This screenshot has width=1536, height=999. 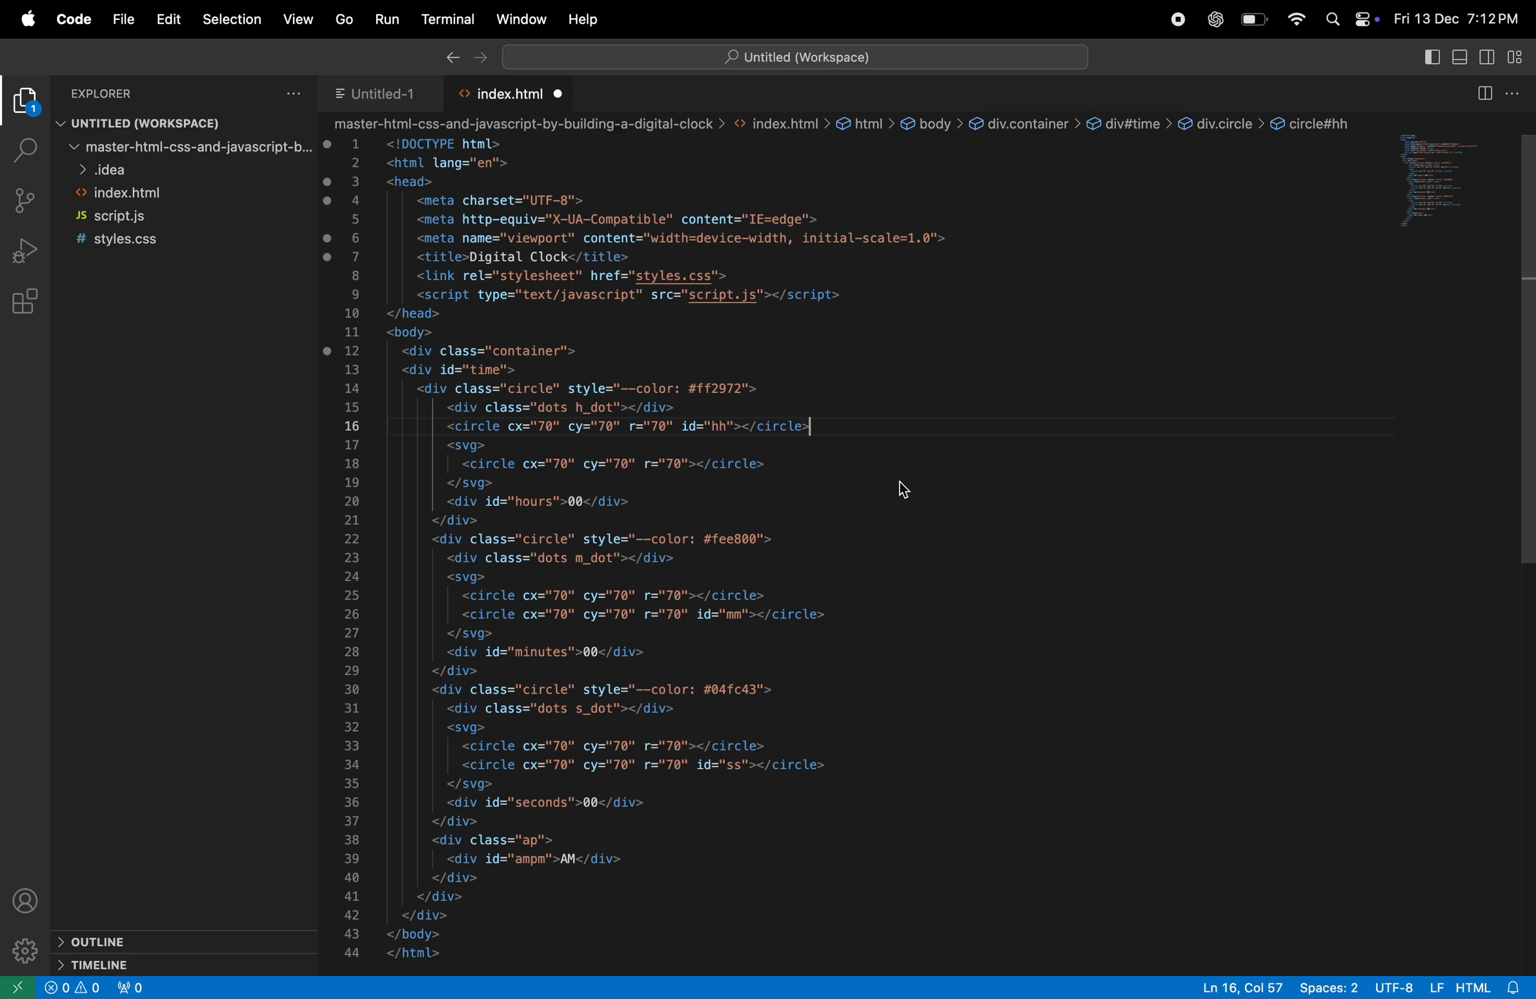 What do you see at coordinates (587, 16) in the screenshot?
I see `Help` at bounding box center [587, 16].